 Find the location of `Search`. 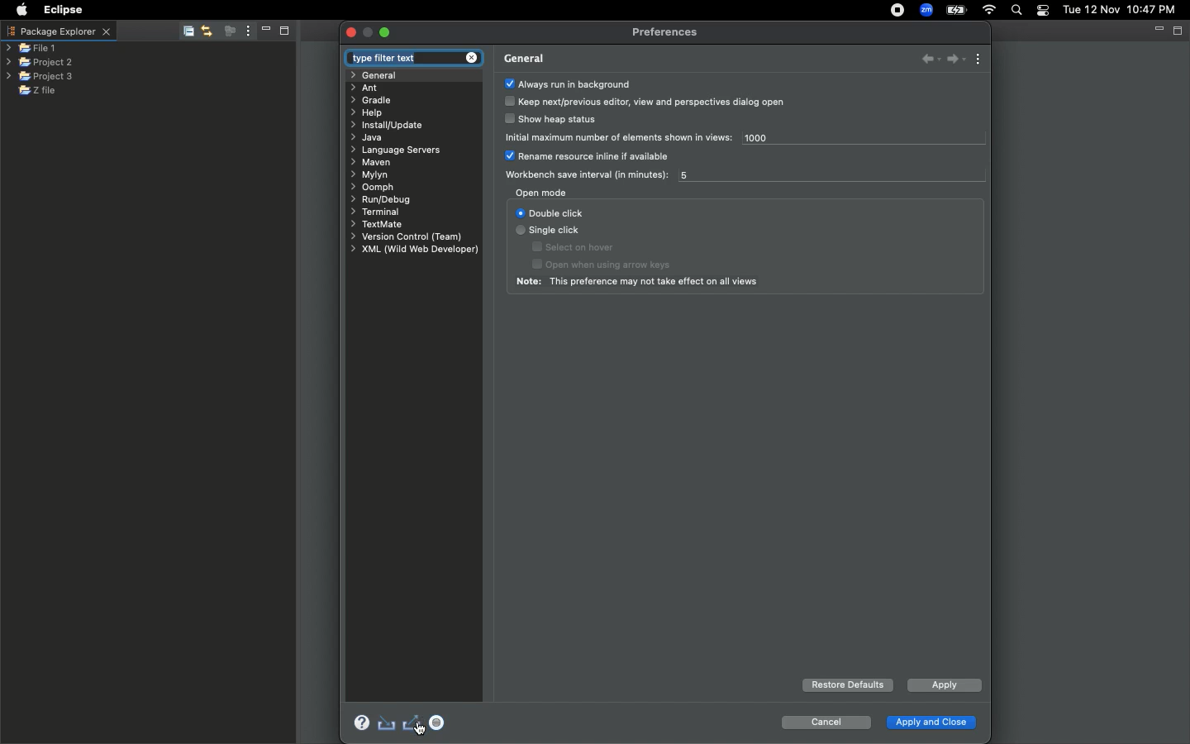

Search is located at coordinates (1016, 10).